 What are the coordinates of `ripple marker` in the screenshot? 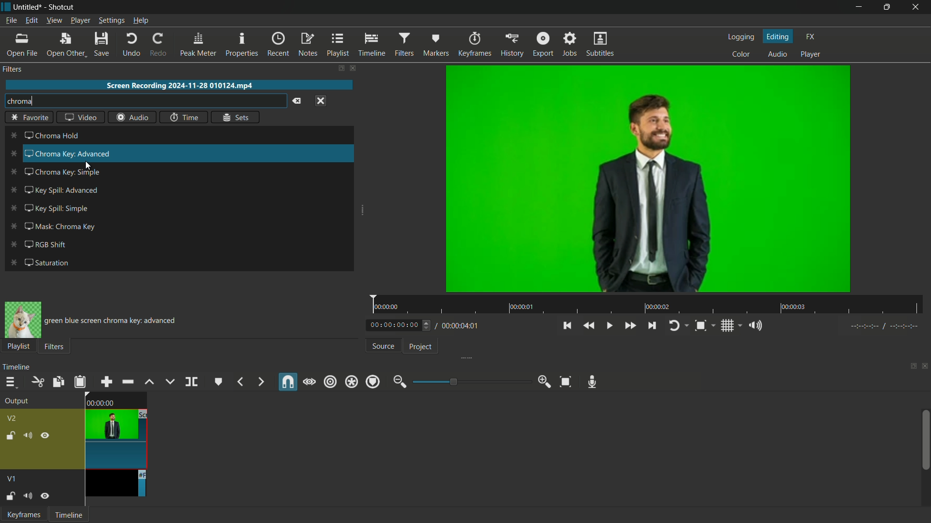 It's located at (372, 382).